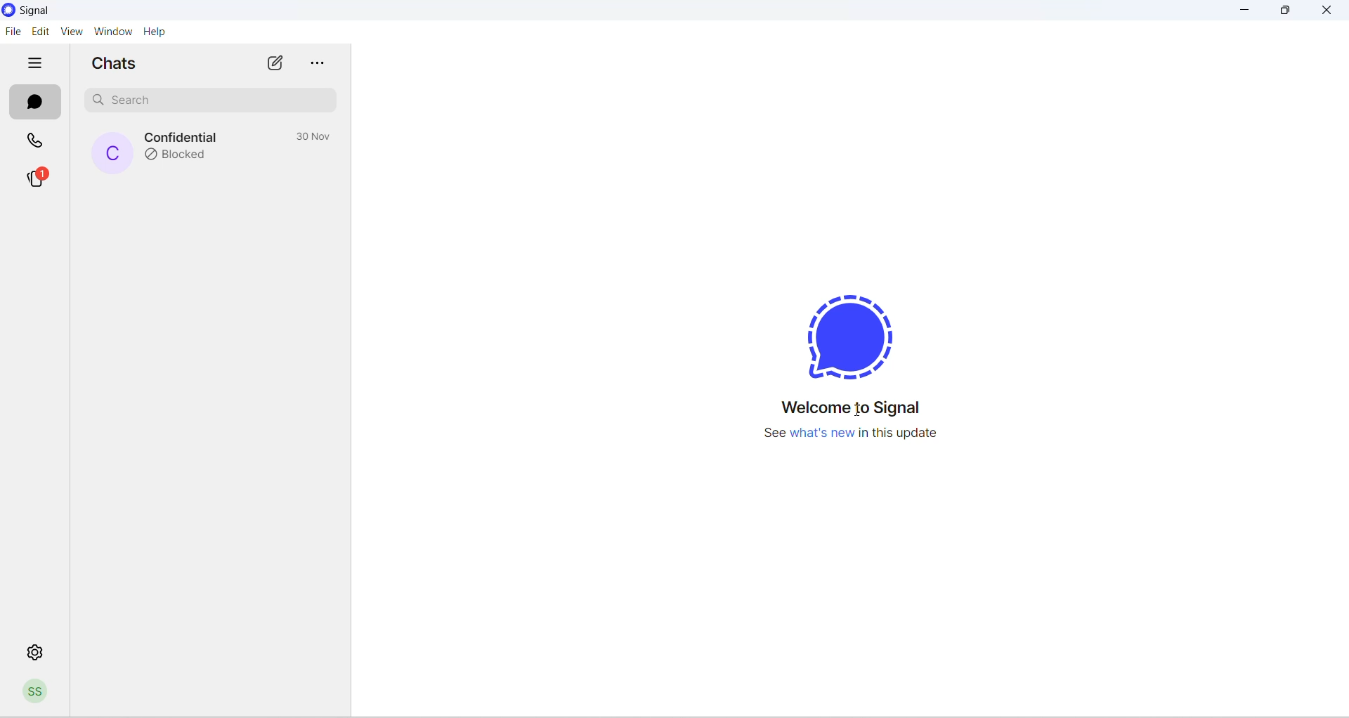 The image size is (1349, 718). Describe the element at coordinates (321, 60) in the screenshot. I see `more options` at that location.